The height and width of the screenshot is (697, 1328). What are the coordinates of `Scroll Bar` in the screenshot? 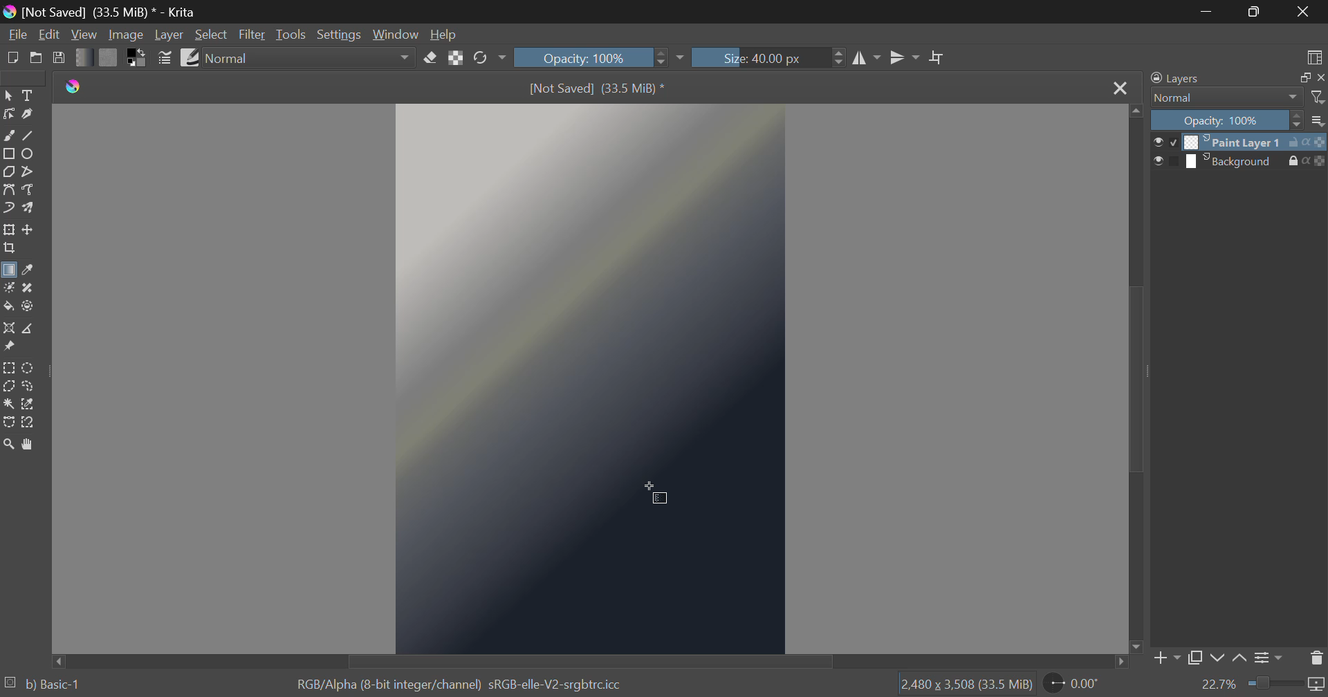 It's located at (592, 660).